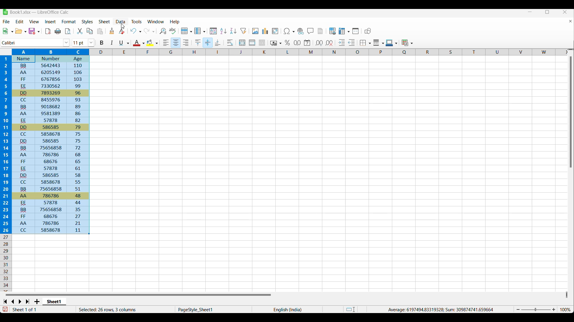  Describe the element at coordinates (68, 31) in the screenshot. I see `Toggle print preview` at that location.